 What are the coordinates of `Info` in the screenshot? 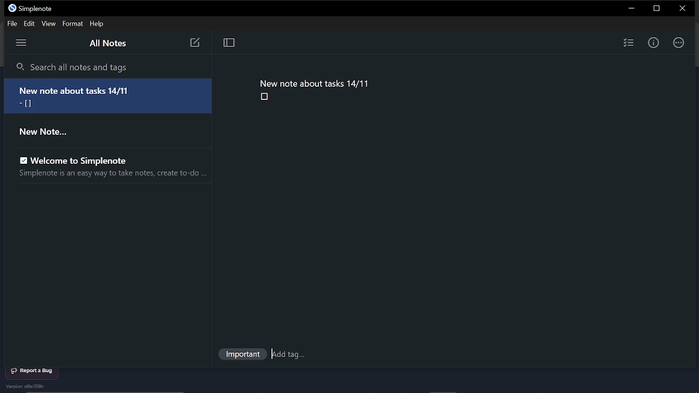 It's located at (654, 42).